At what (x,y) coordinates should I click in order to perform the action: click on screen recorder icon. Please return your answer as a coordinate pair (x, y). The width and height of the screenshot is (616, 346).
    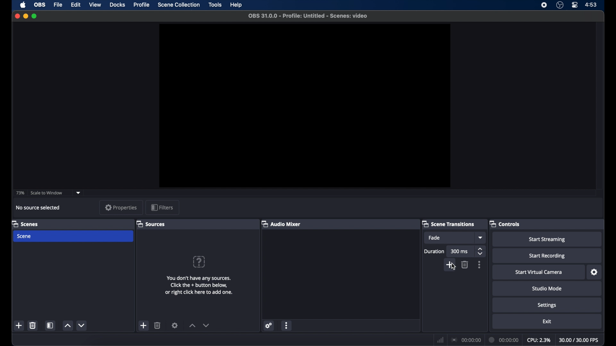
    Looking at the image, I should click on (544, 5).